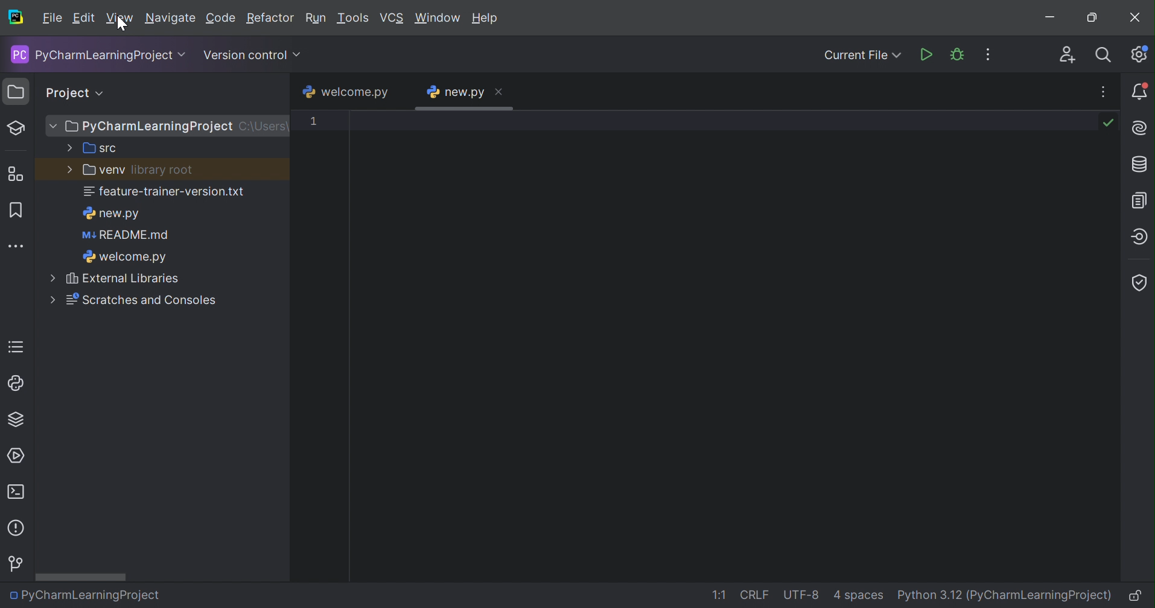 The height and width of the screenshot is (608, 1155). Describe the element at coordinates (124, 258) in the screenshot. I see `welcome.py` at that location.